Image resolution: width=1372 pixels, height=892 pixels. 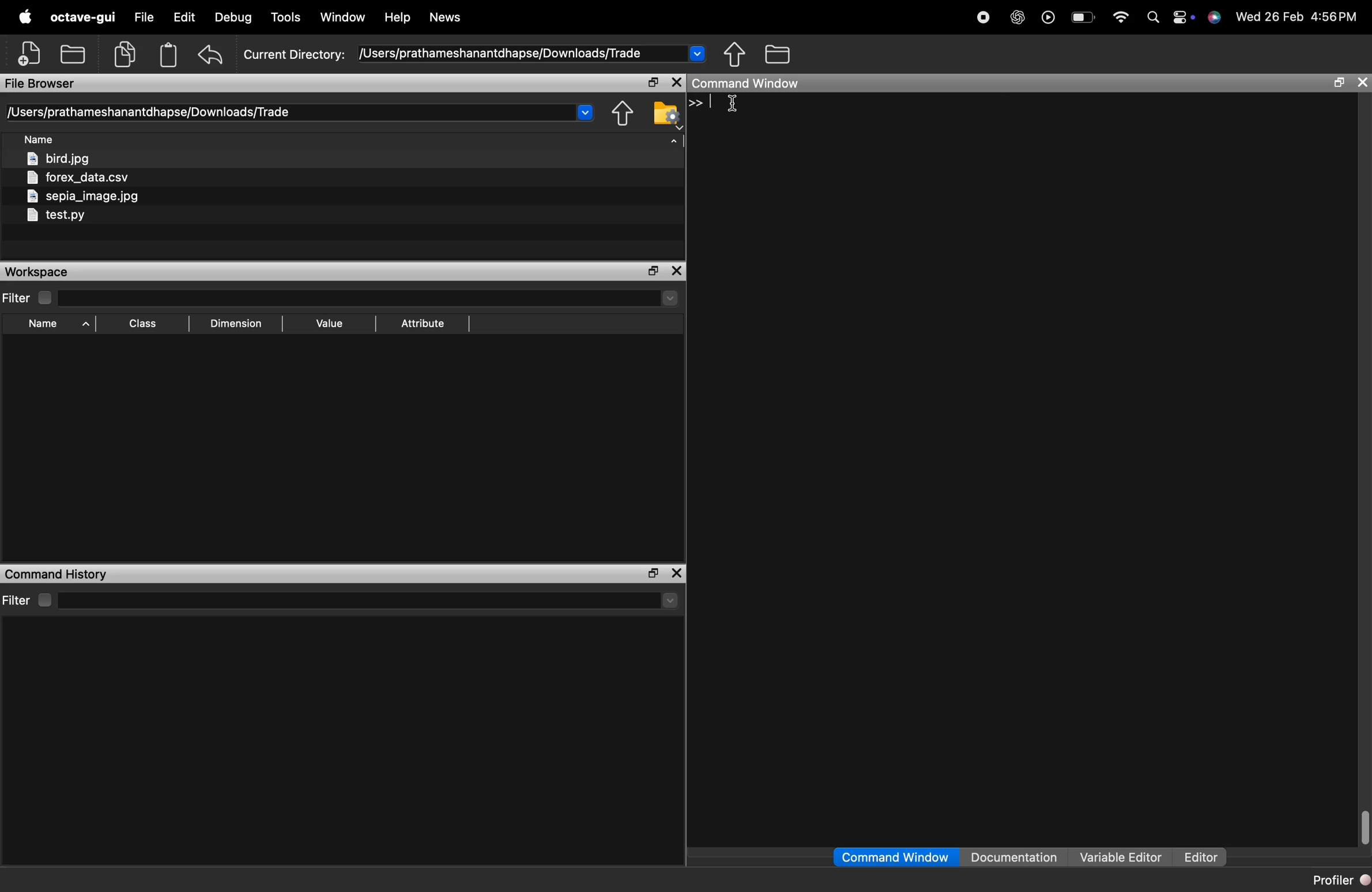 I want to click on Battery, so click(x=1084, y=18).